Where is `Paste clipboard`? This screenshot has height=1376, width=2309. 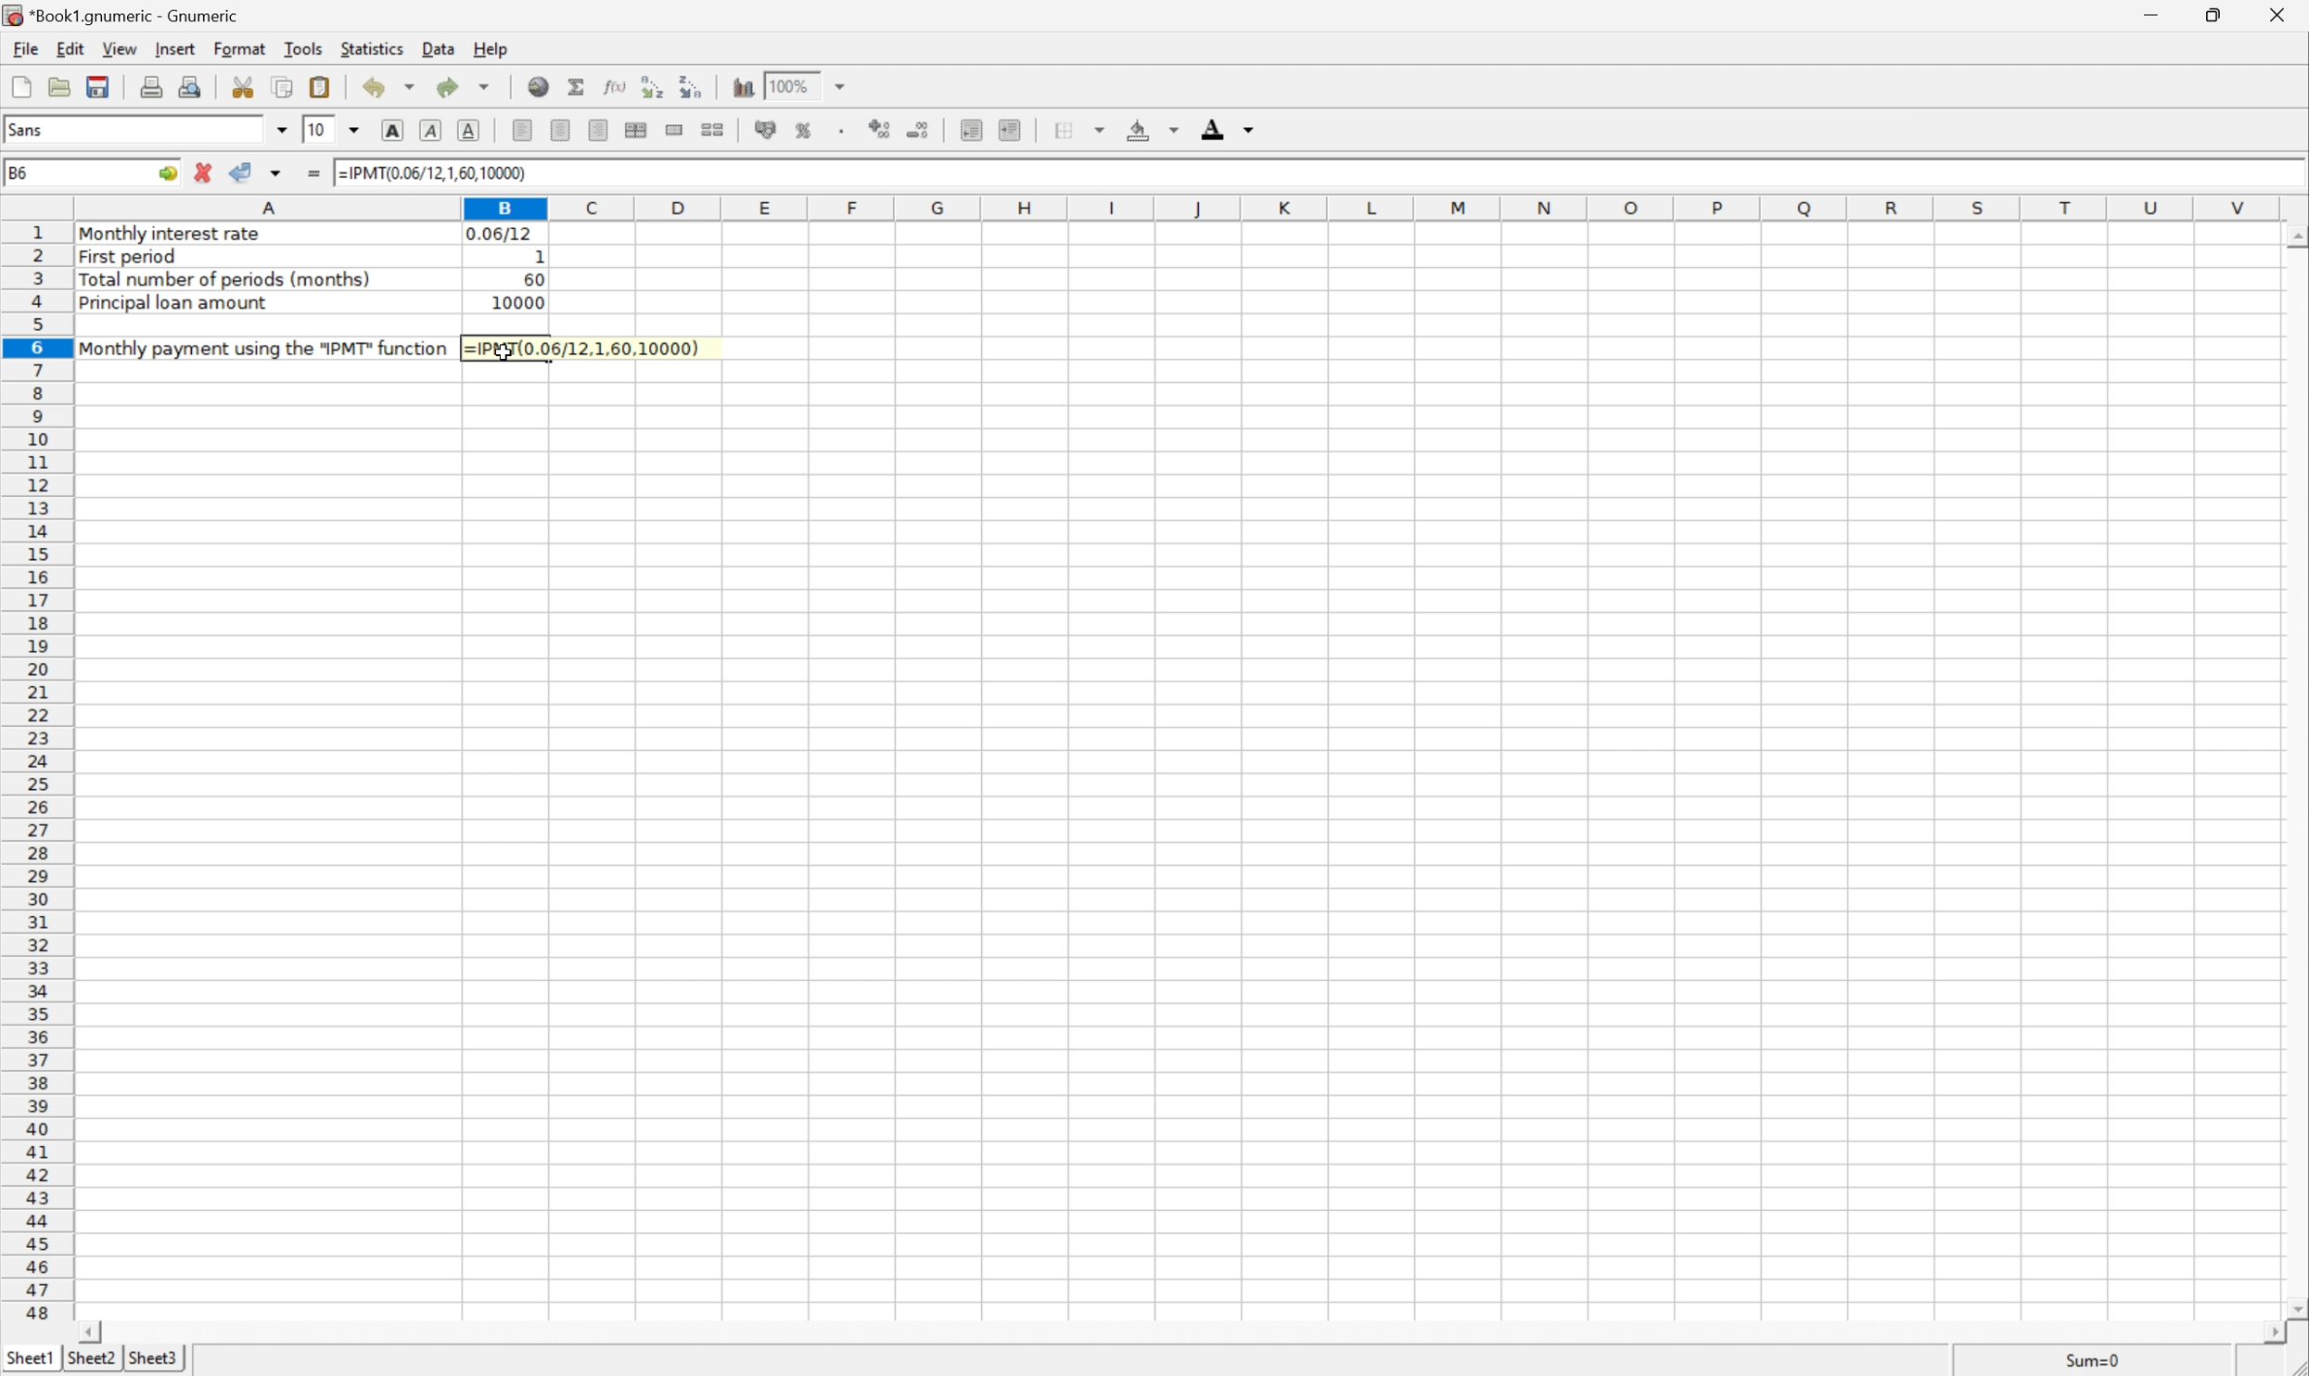
Paste clipboard is located at coordinates (319, 86).